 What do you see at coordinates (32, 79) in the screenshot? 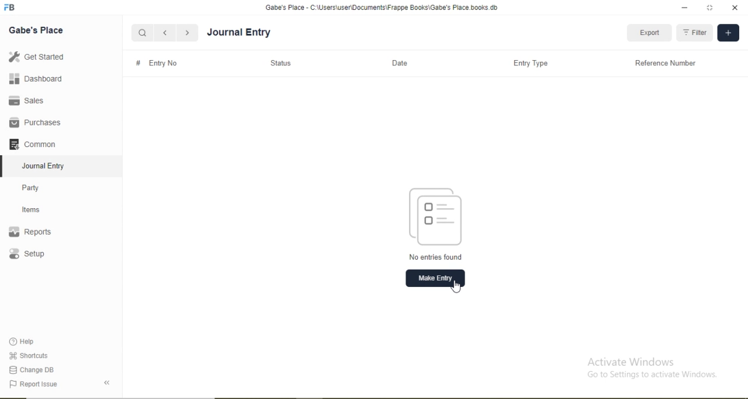
I see `Dashboard` at bounding box center [32, 79].